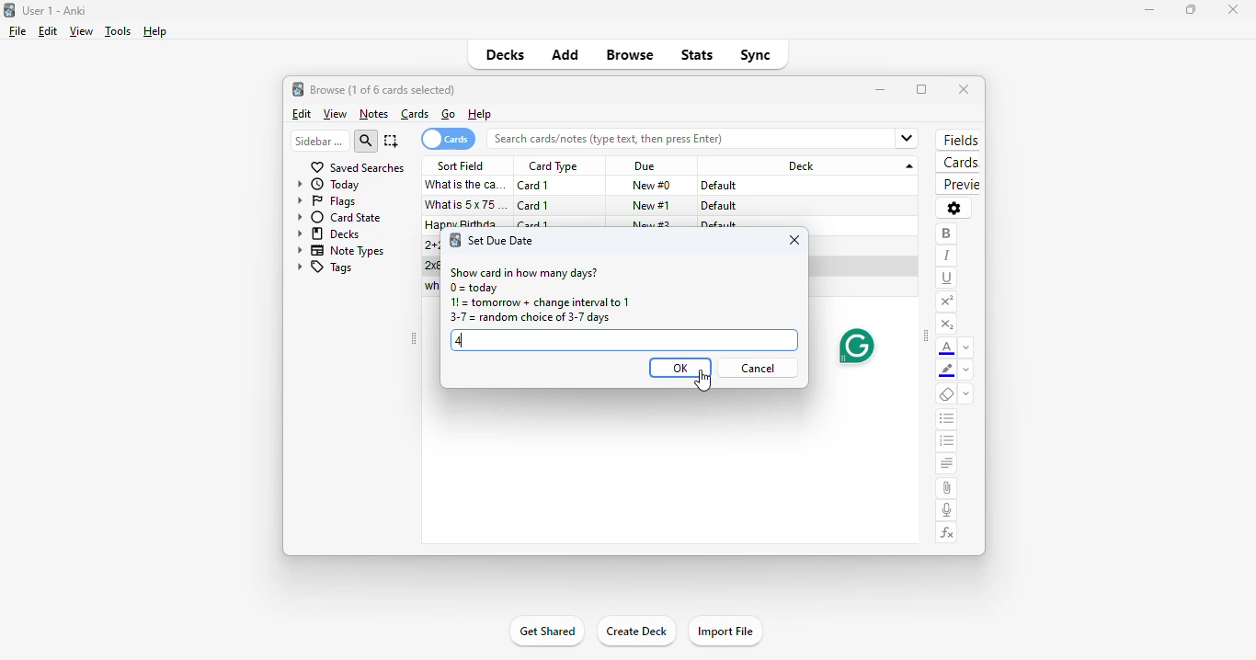 The width and height of the screenshot is (1256, 660). I want to click on cursor, so click(702, 381).